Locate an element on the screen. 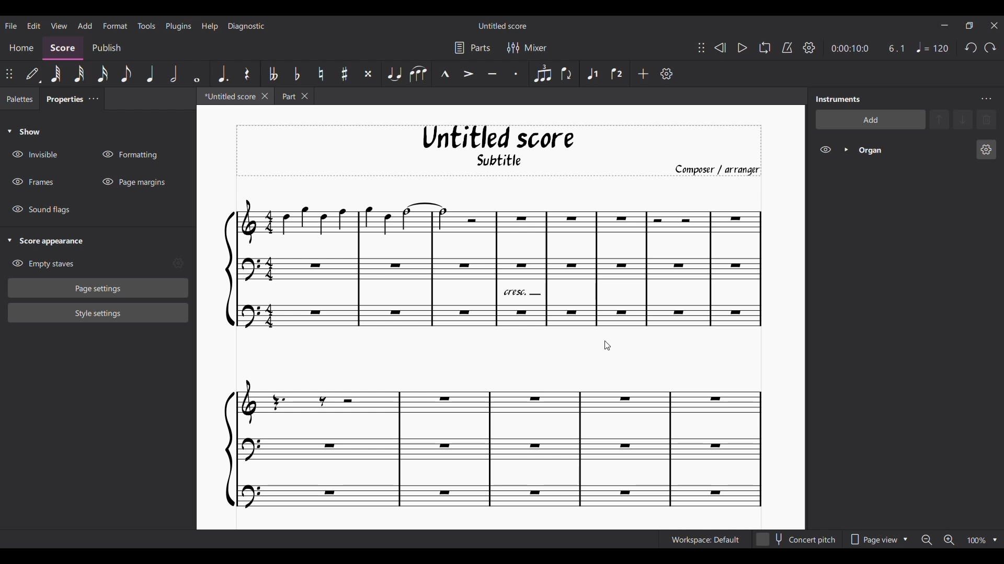 The width and height of the screenshot is (1004, 564). Zoom out is located at coordinates (927, 539).